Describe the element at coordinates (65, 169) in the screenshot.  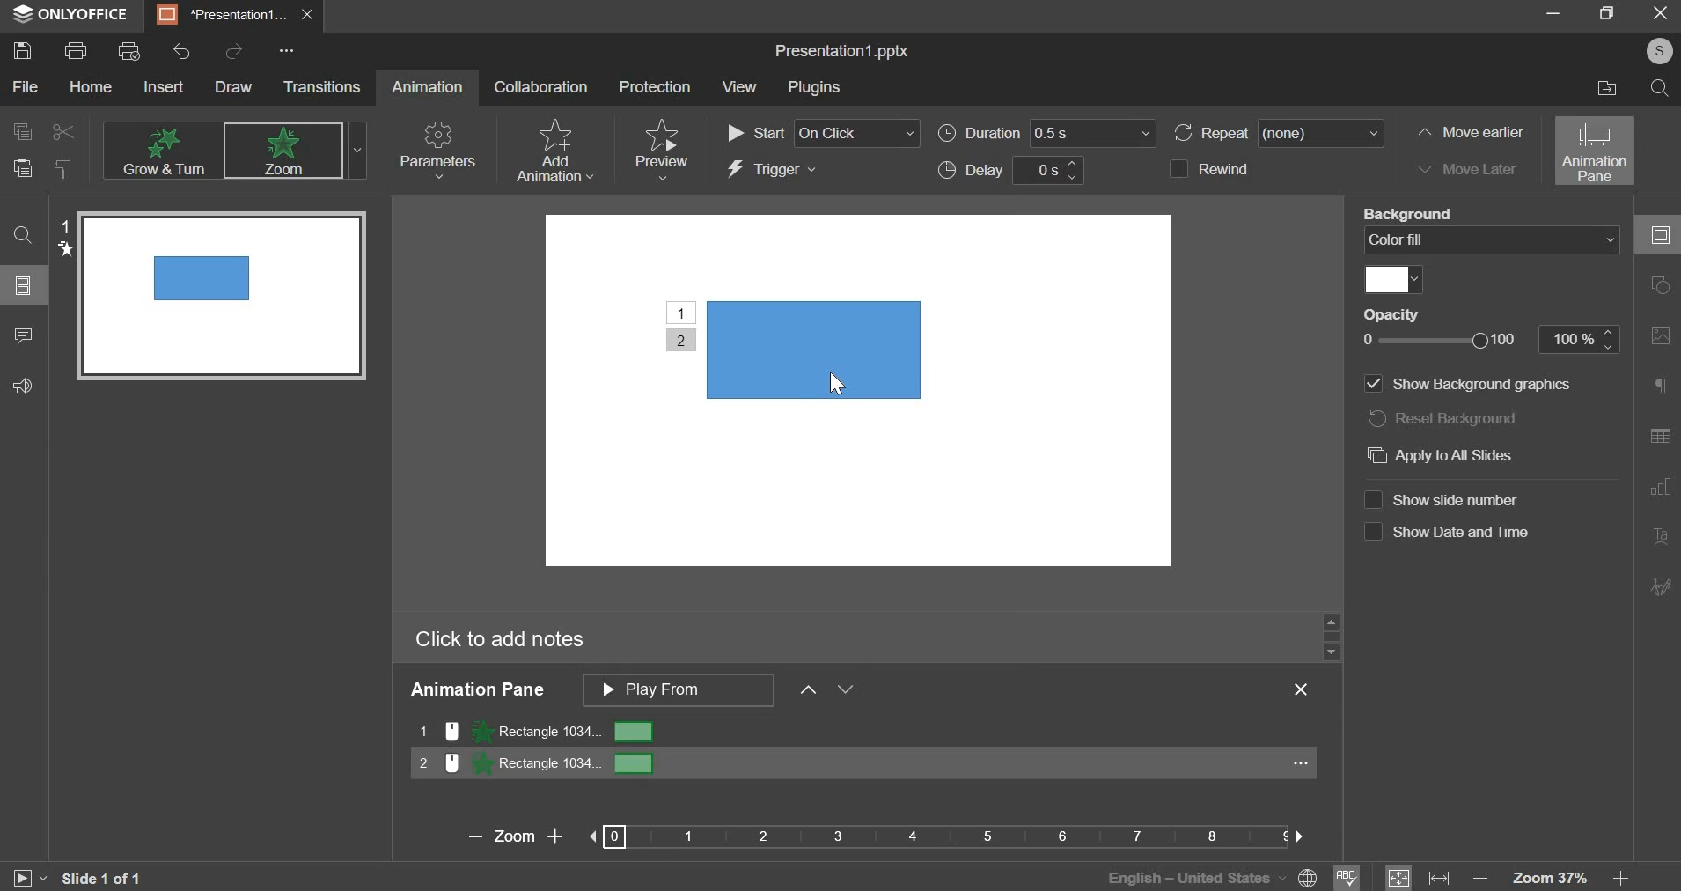
I see `copy style` at that location.